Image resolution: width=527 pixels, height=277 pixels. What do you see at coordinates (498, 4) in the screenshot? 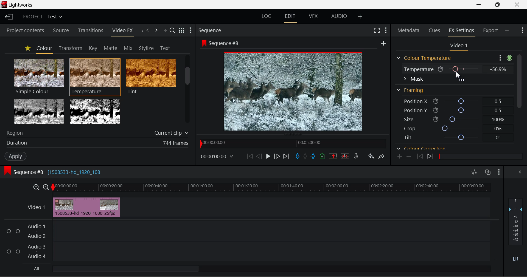
I see `Minimize` at bounding box center [498, 4].